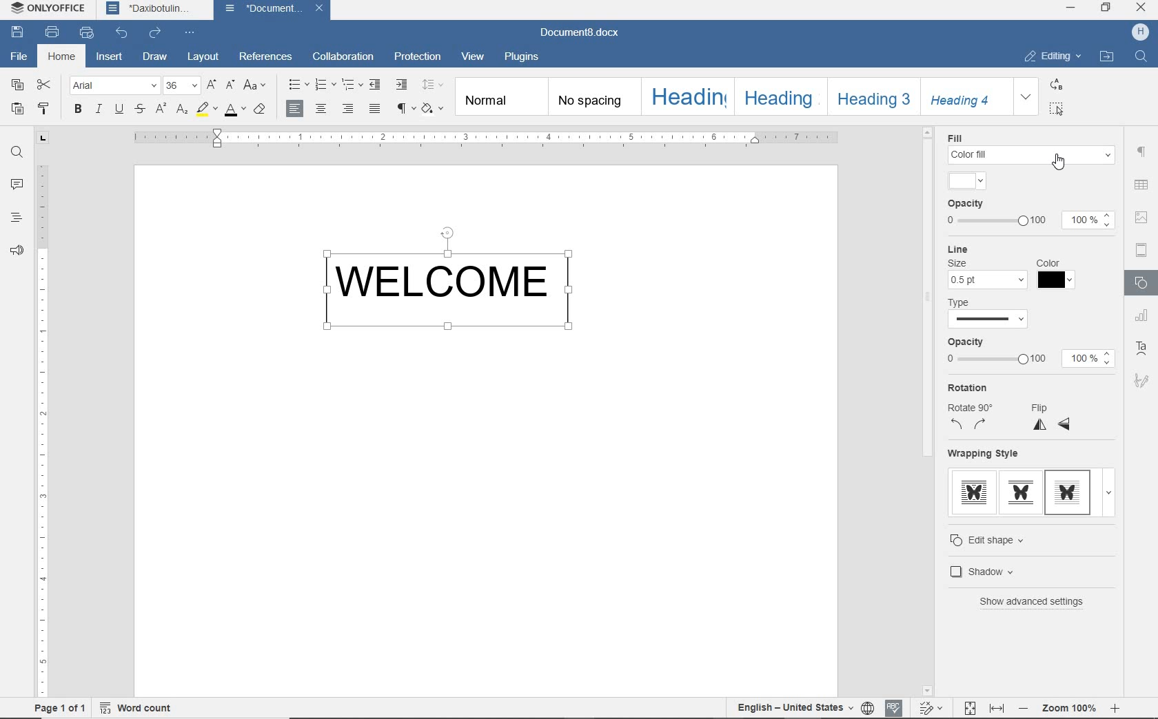 The image size is (1158, 719). I want to click on CLEAR STYLE, so click(432, 108).